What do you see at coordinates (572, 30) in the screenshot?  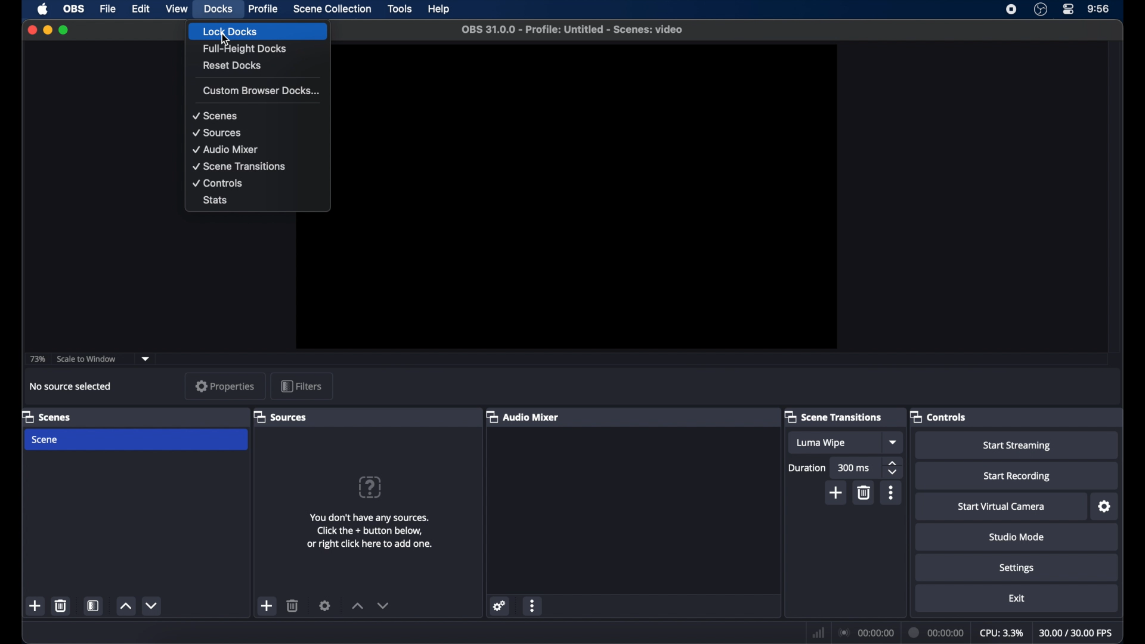 I see `file name` at bounding box center [572, 30].